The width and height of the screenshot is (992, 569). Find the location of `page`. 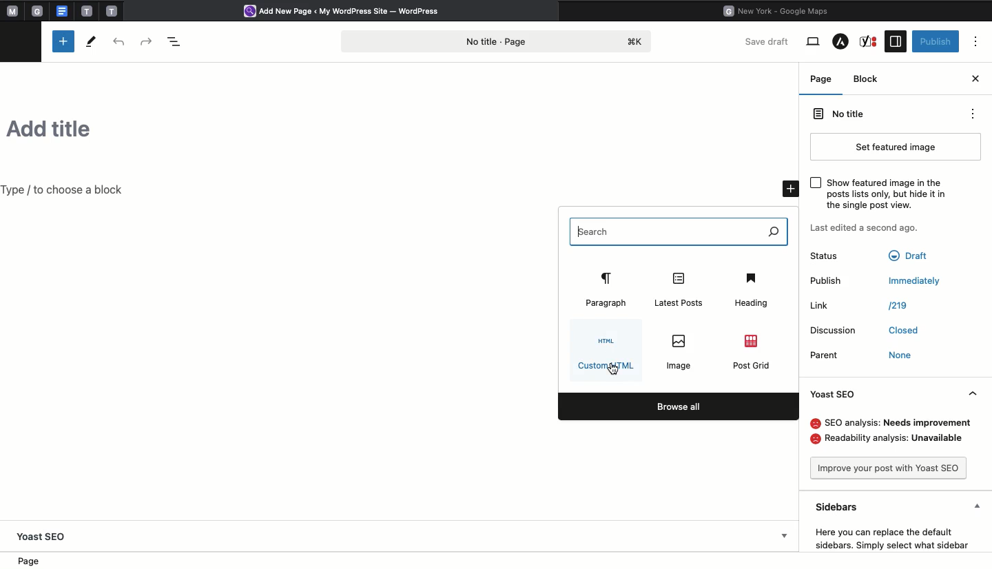

page is located at coordinates (32, 561).